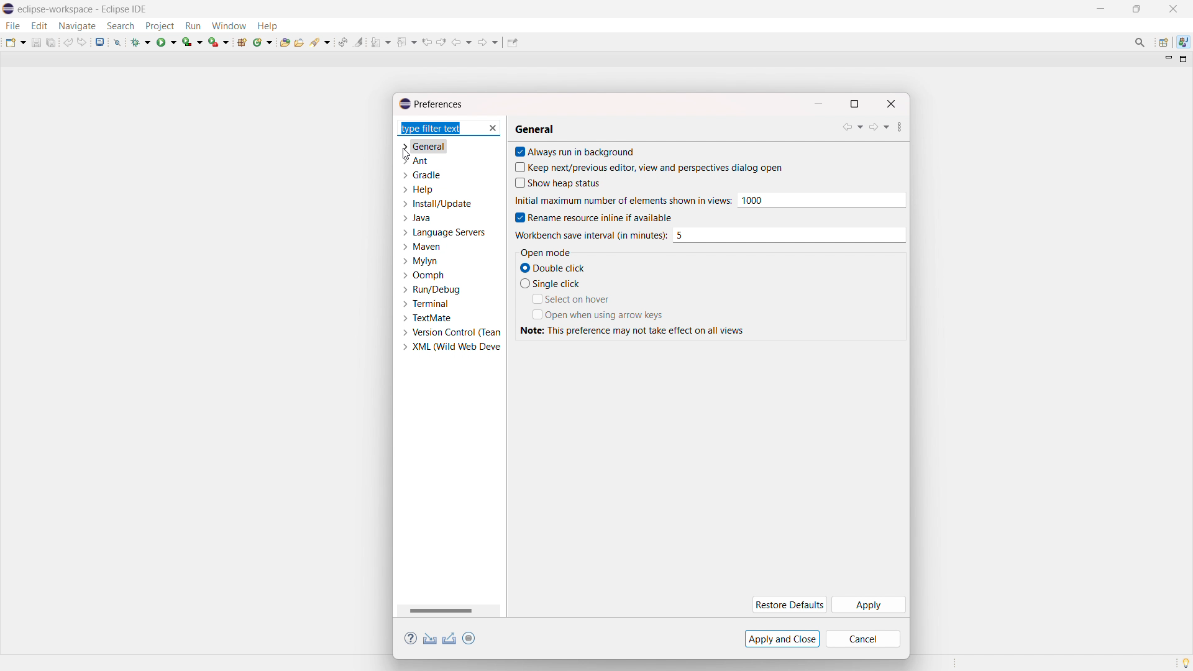 The height and width of the screenshot is (671, 1193). Describe the element at coordinates (417, 189) in the screenshot. I see `help` at that location.